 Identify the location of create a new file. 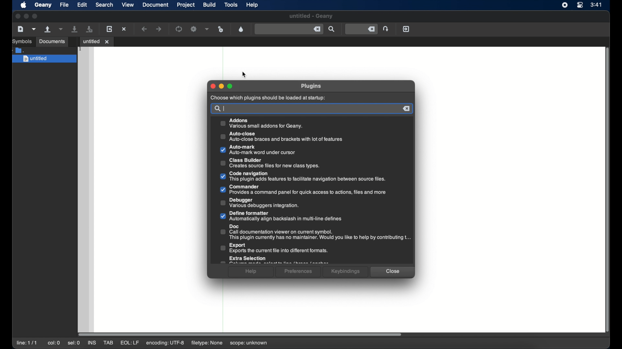
(20, 29).